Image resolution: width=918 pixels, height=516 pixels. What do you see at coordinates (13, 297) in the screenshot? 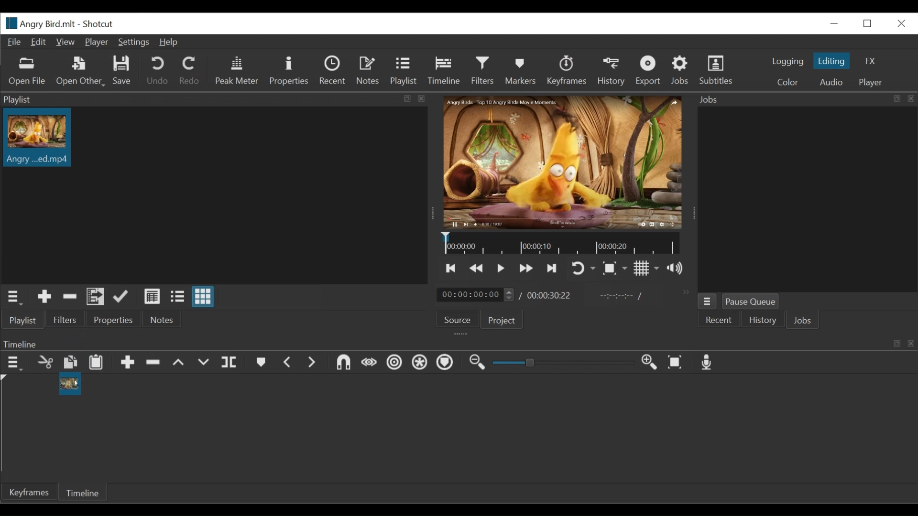
I see `Playlist menu` at bounding box center [13, 297].